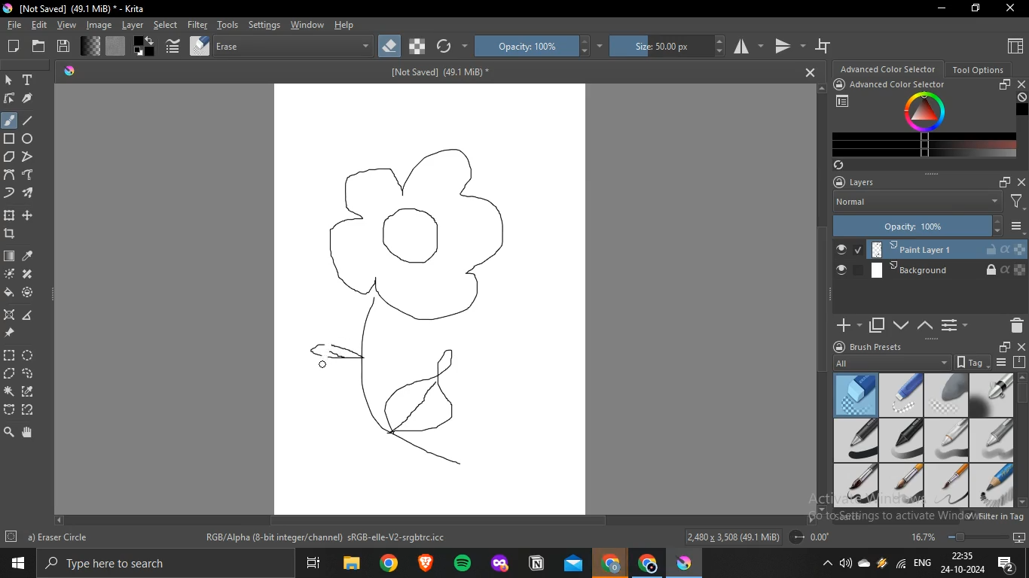  I want to click on Undefined, so click(1022, 98).